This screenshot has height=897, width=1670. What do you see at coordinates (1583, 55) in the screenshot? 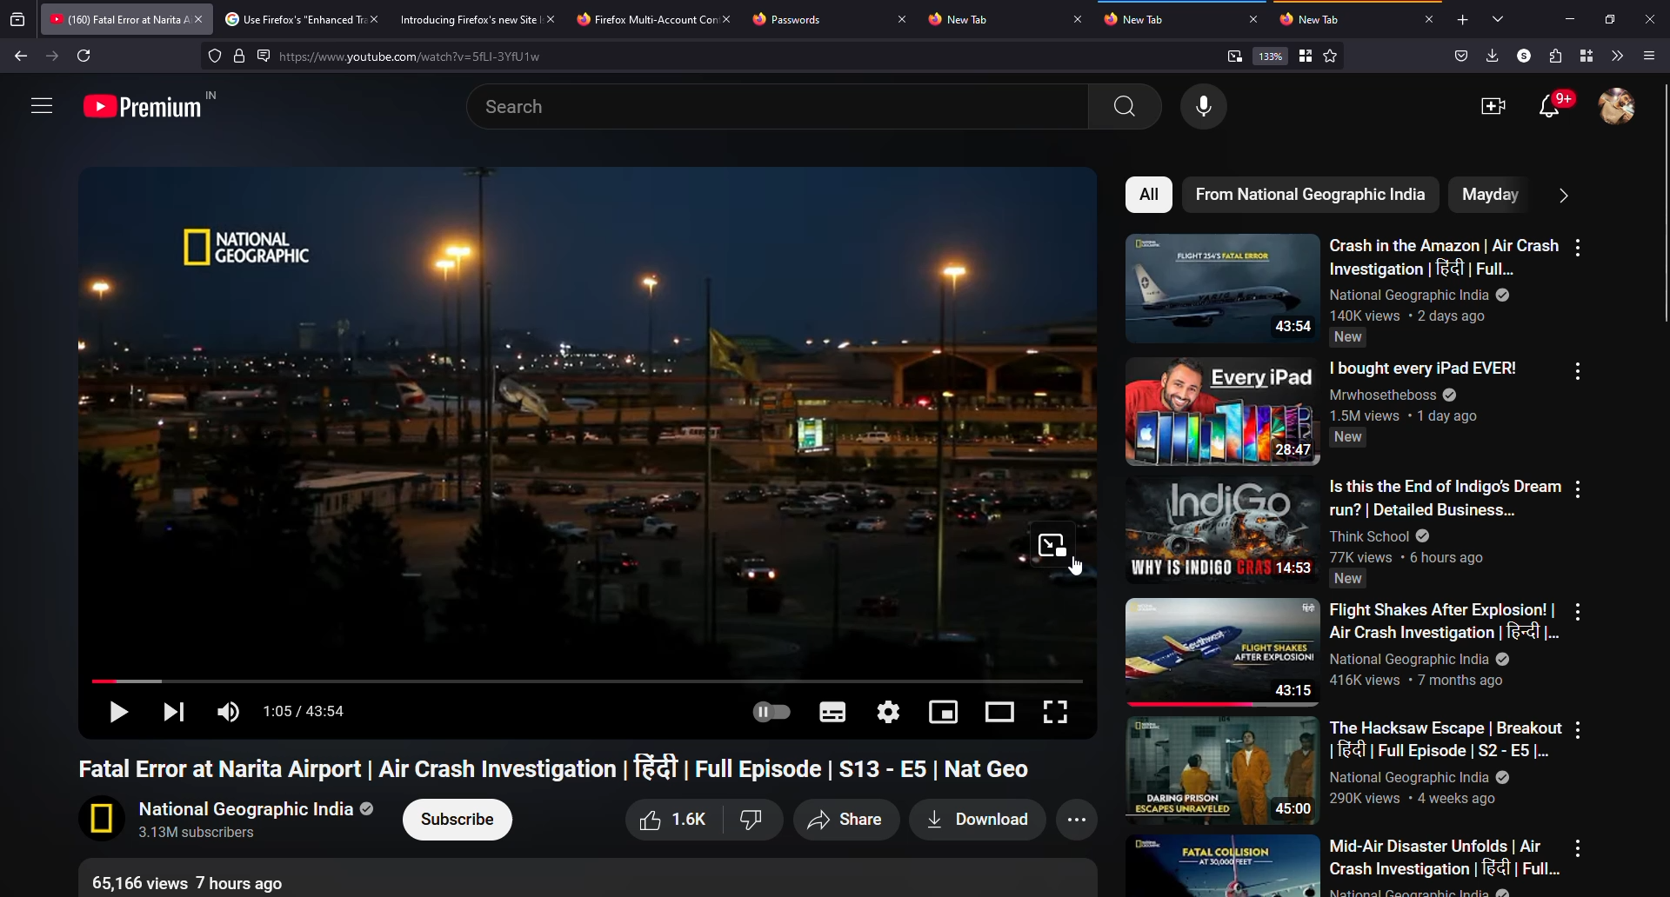
I see `container` at bounding box center [1583, 55].